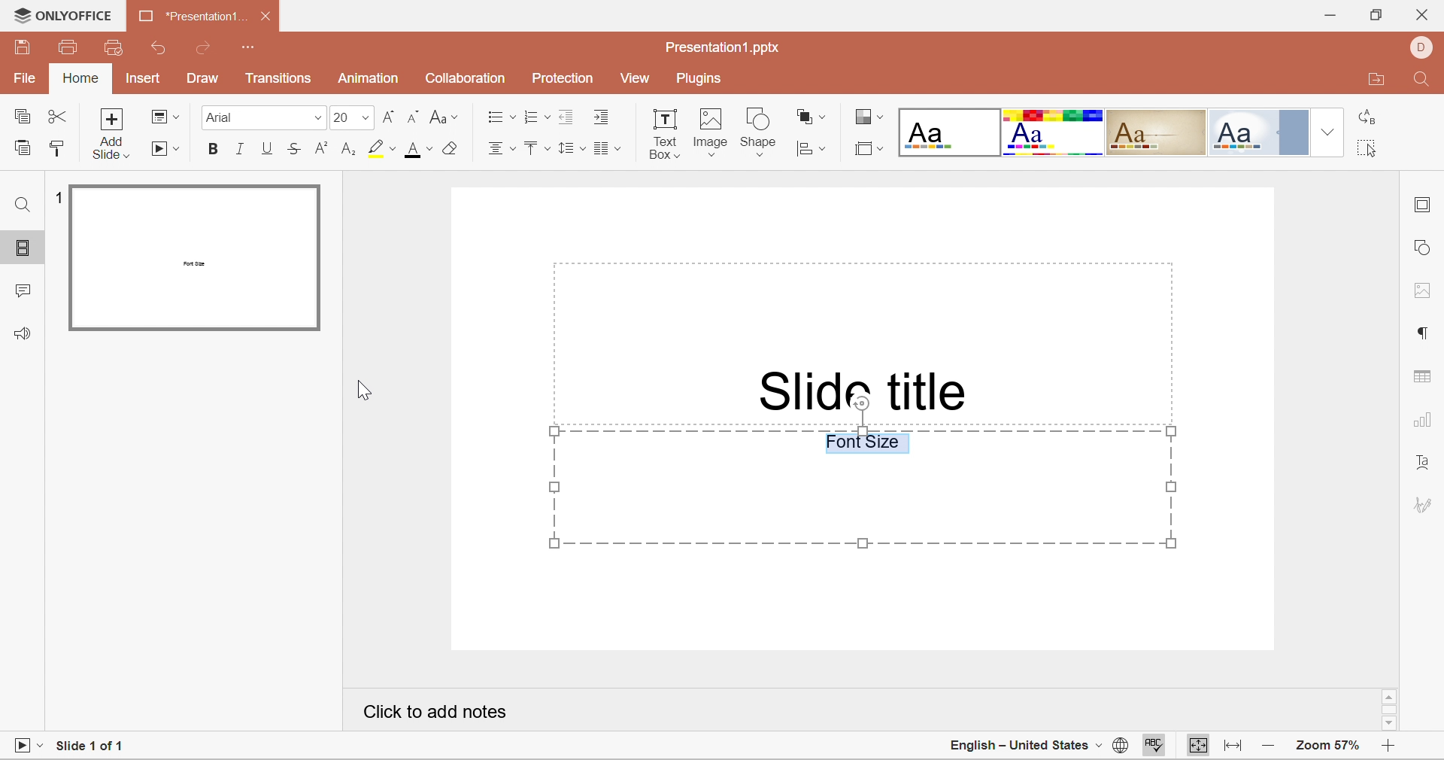  I want to click on Zoom in, so click(1388, 749).